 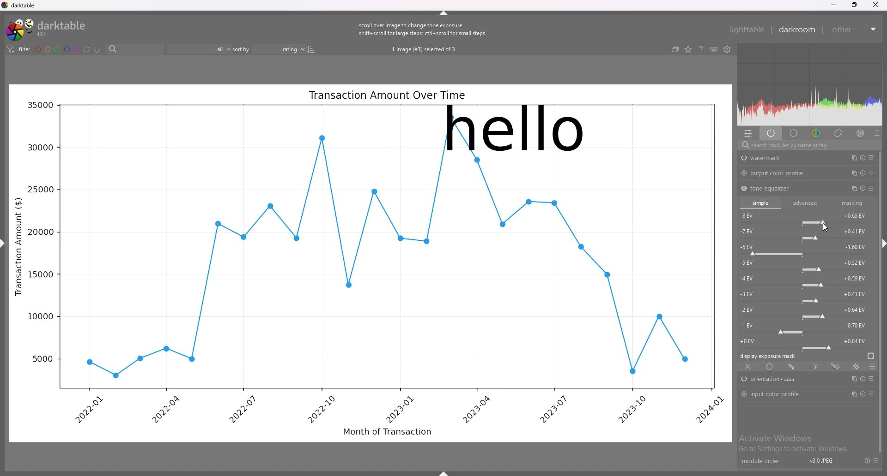 I want to click on quick access panel, so click(x=748, y=134).